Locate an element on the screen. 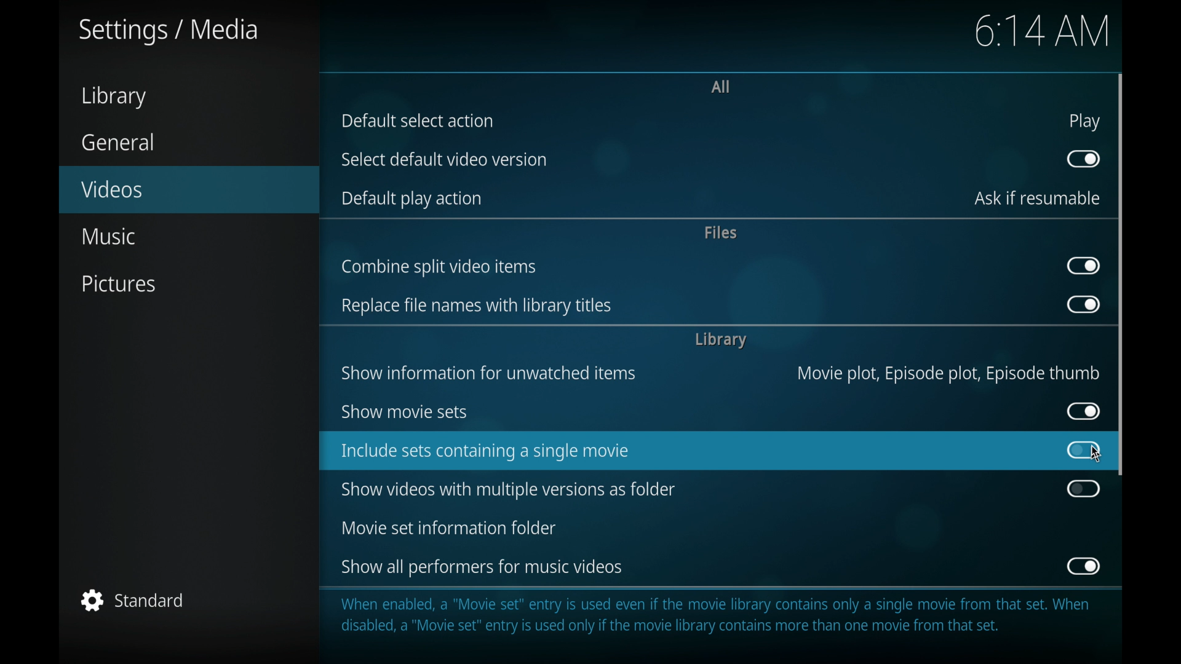 The image size is (1181, 664). all is located at coordinates (723, 86).